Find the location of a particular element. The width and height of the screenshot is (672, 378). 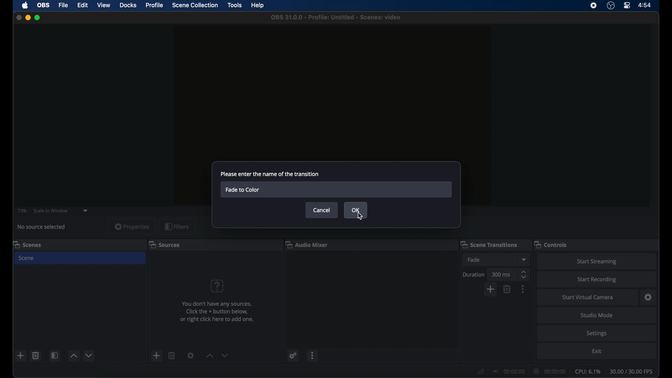

info is located at coordinates (217, 311).